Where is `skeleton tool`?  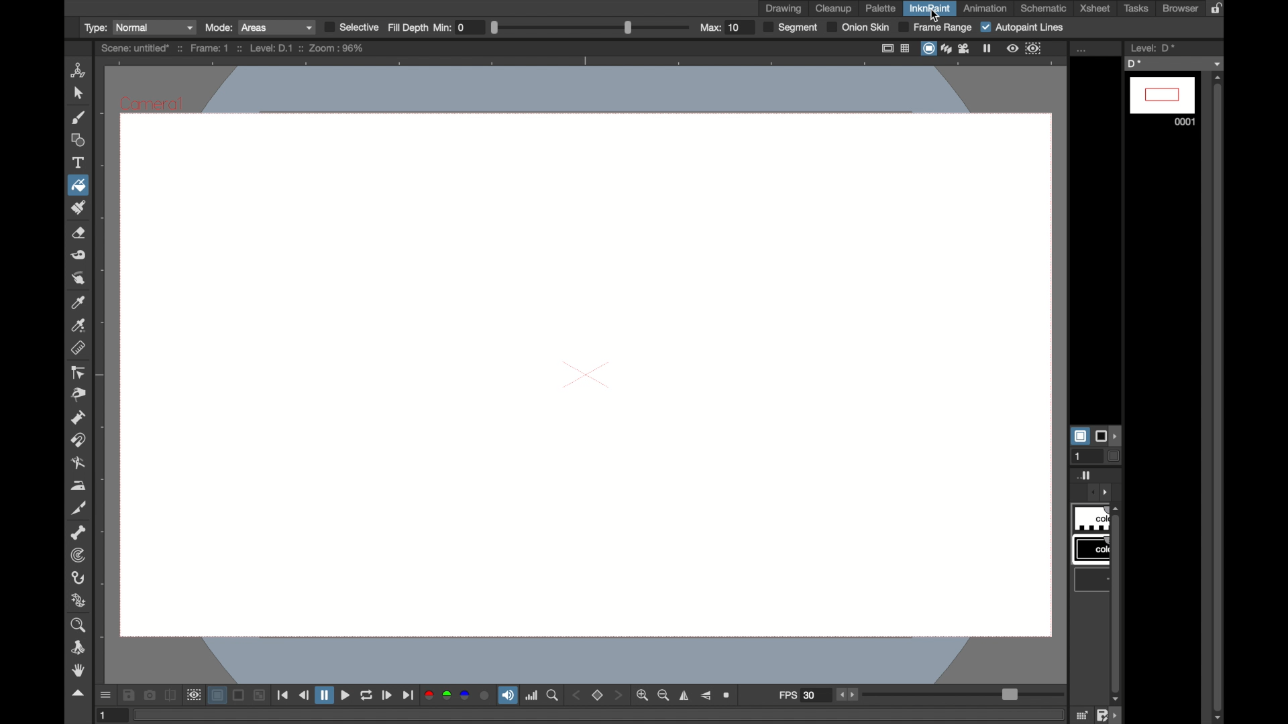 skeleton tool is located at coordinates (79, 533).